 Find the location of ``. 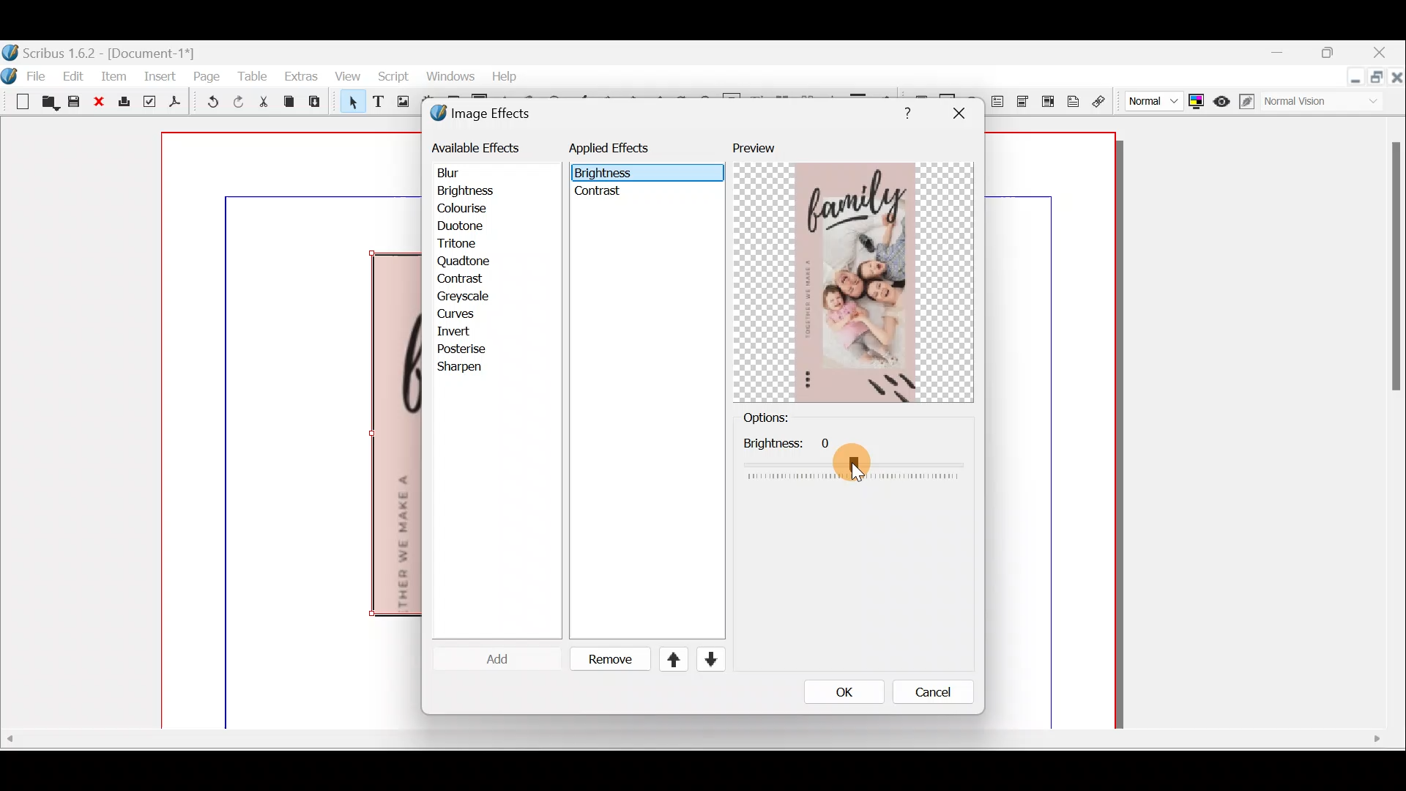

 is located at coordinates (606, 174).